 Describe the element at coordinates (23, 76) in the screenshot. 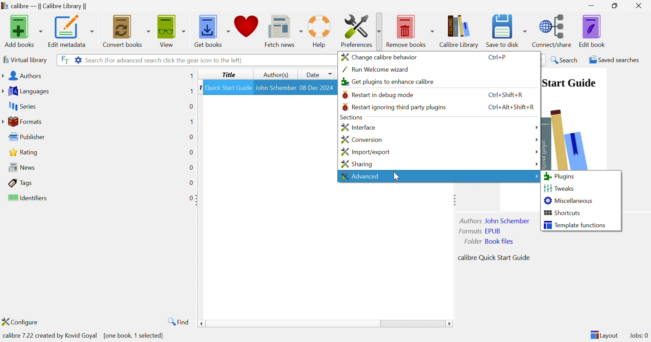

I see `Authors` at that location.